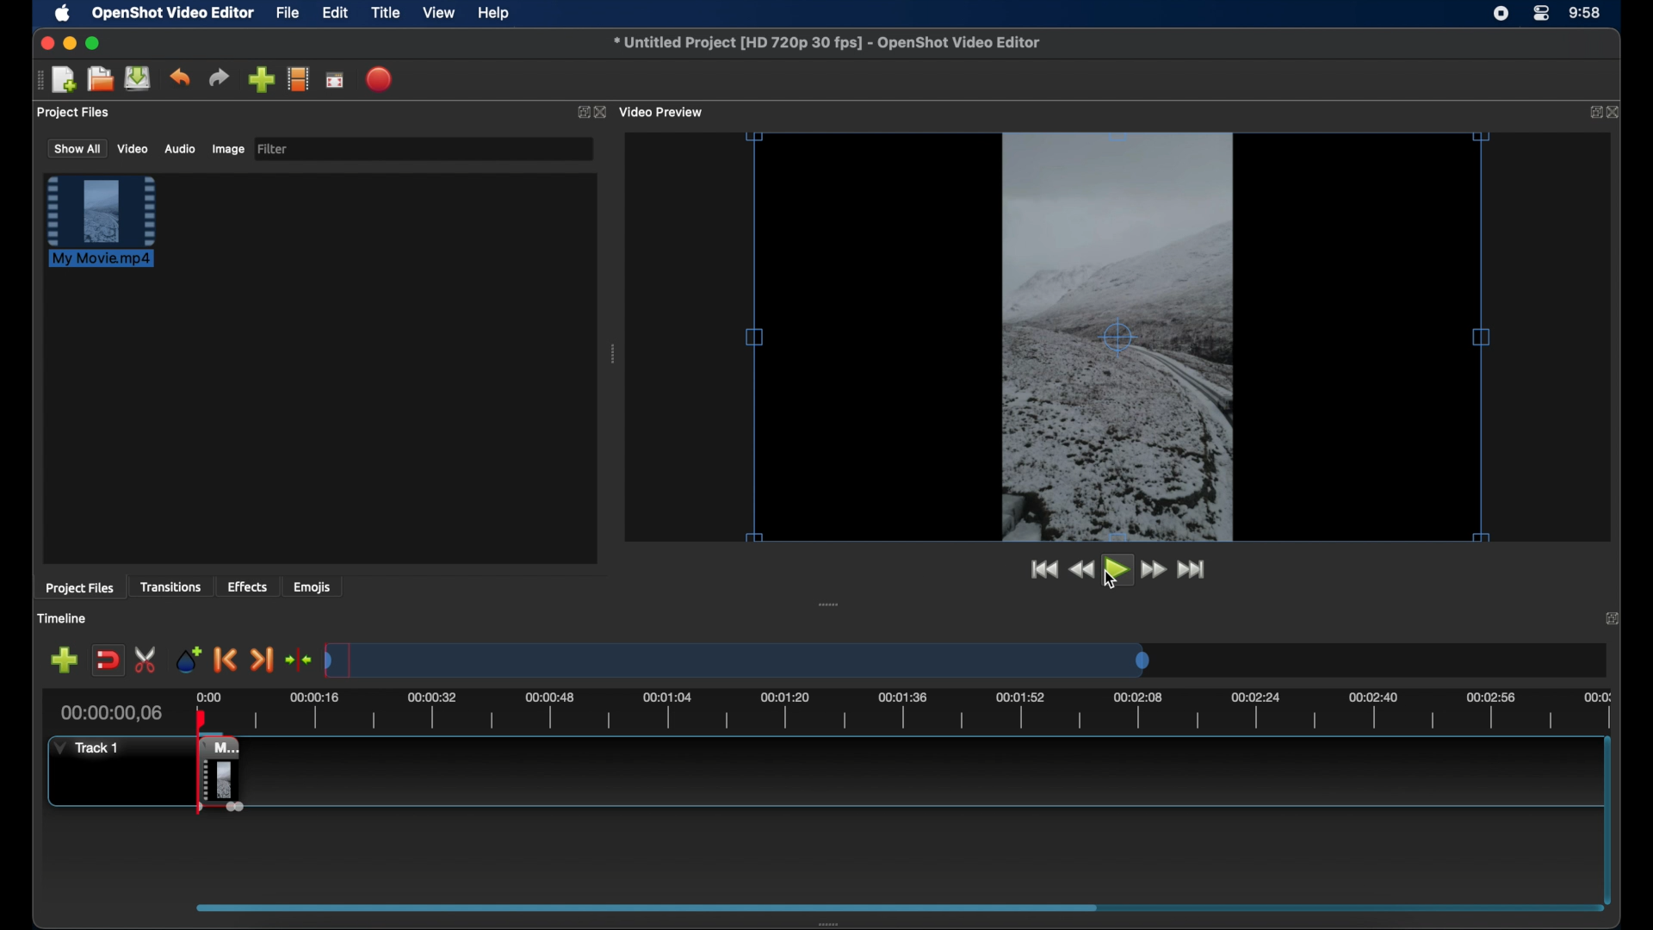 The image size is (1653, 930). Describe the element at coordinates (1118, 570) in the screenshot. I see `play button highlighted` at that location.